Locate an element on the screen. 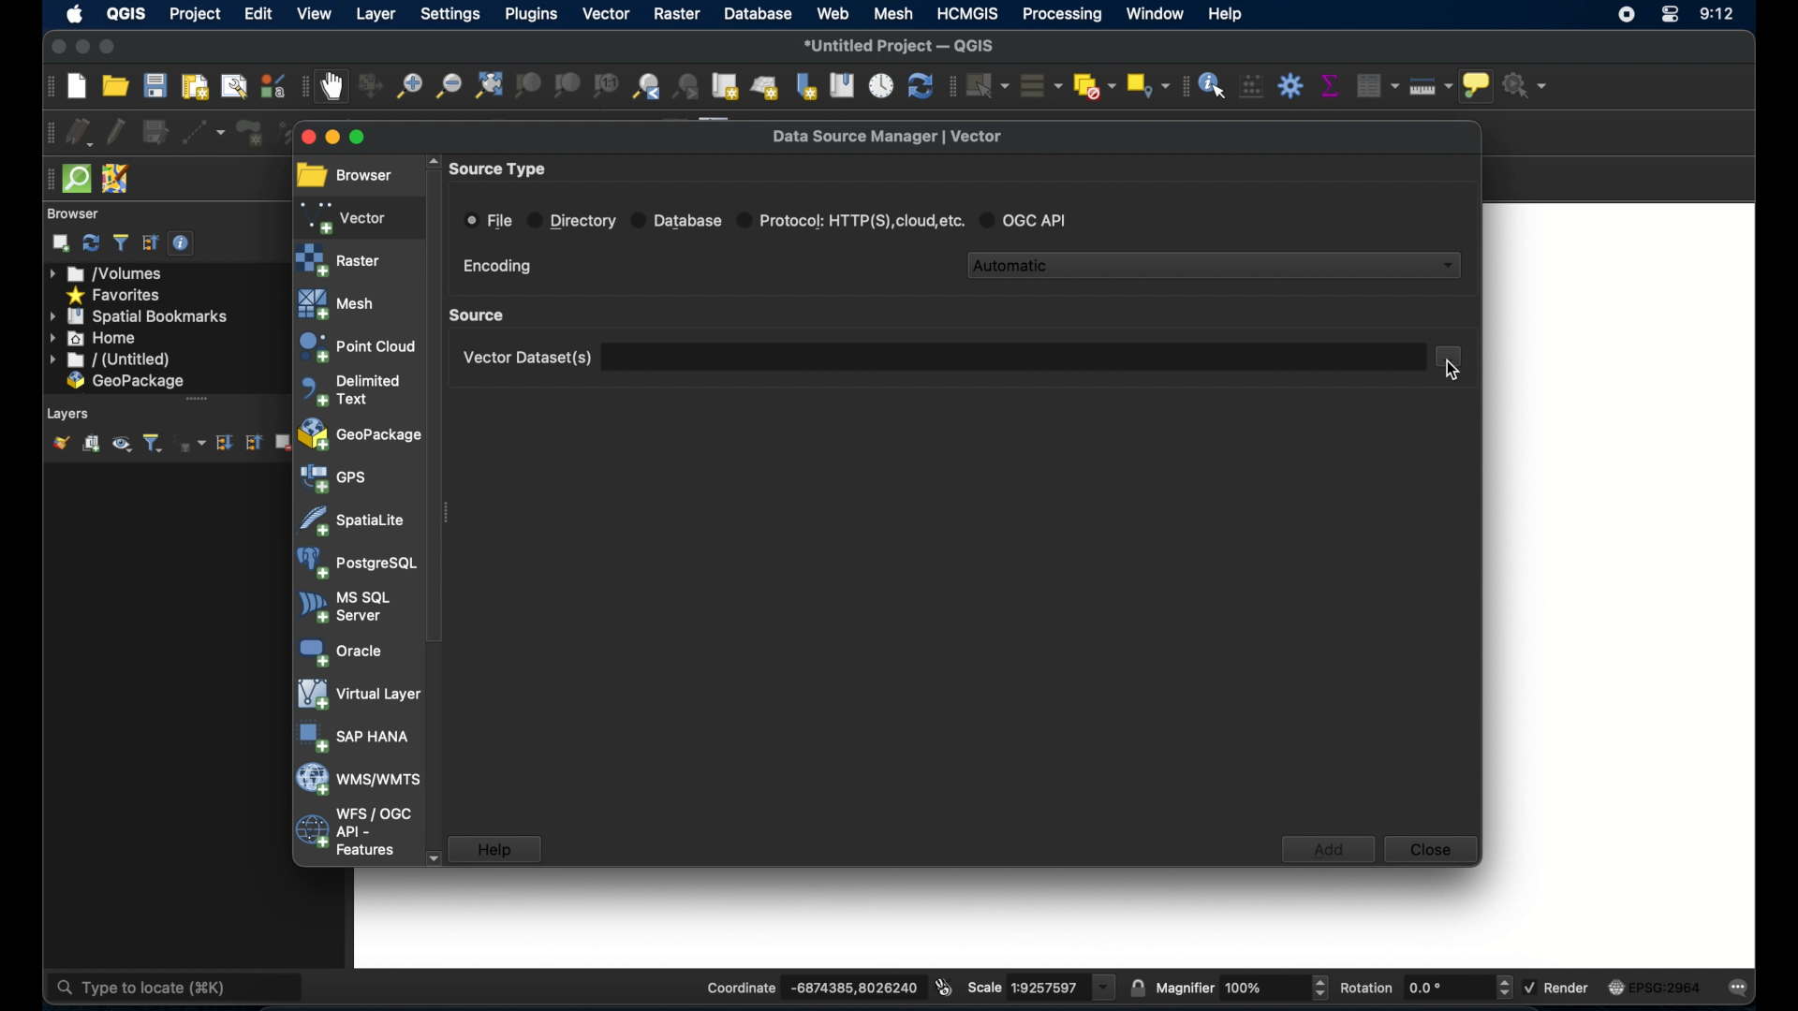  vertex tool is located at coordinates (295, 133).